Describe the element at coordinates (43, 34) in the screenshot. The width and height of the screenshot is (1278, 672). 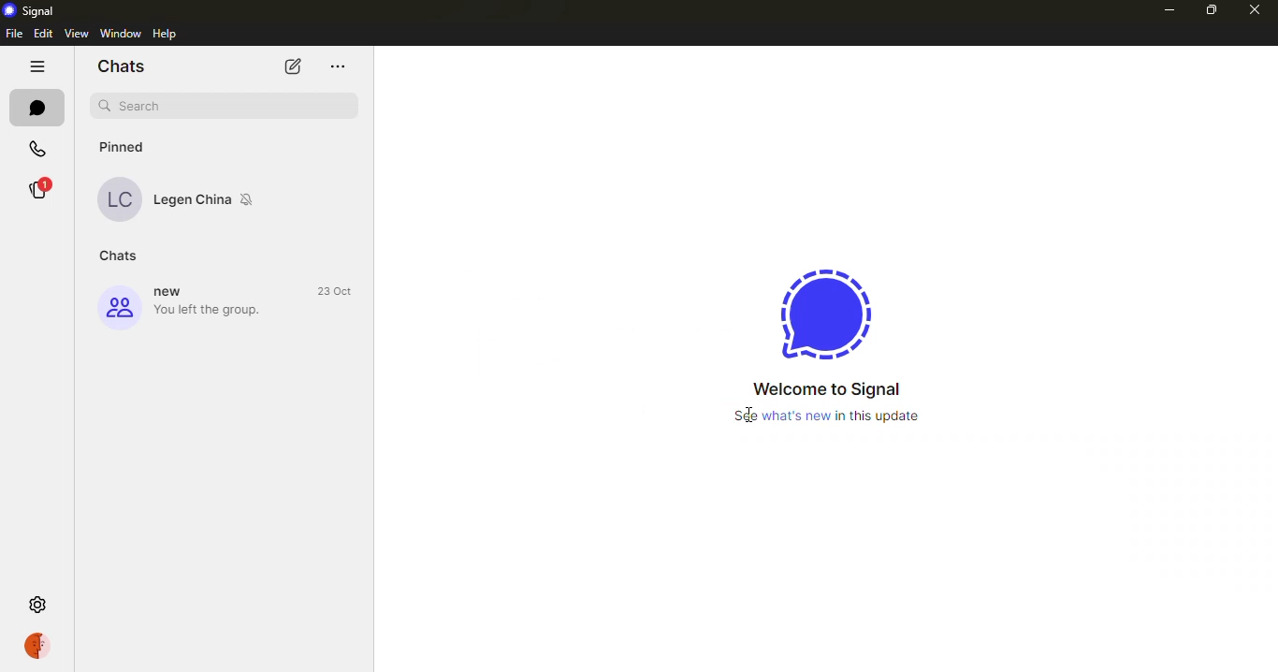
I see `edit` at that location.